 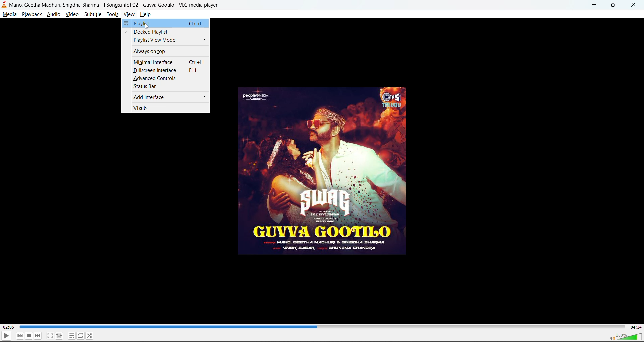 I want to click on play, so click(x=6, y=335).